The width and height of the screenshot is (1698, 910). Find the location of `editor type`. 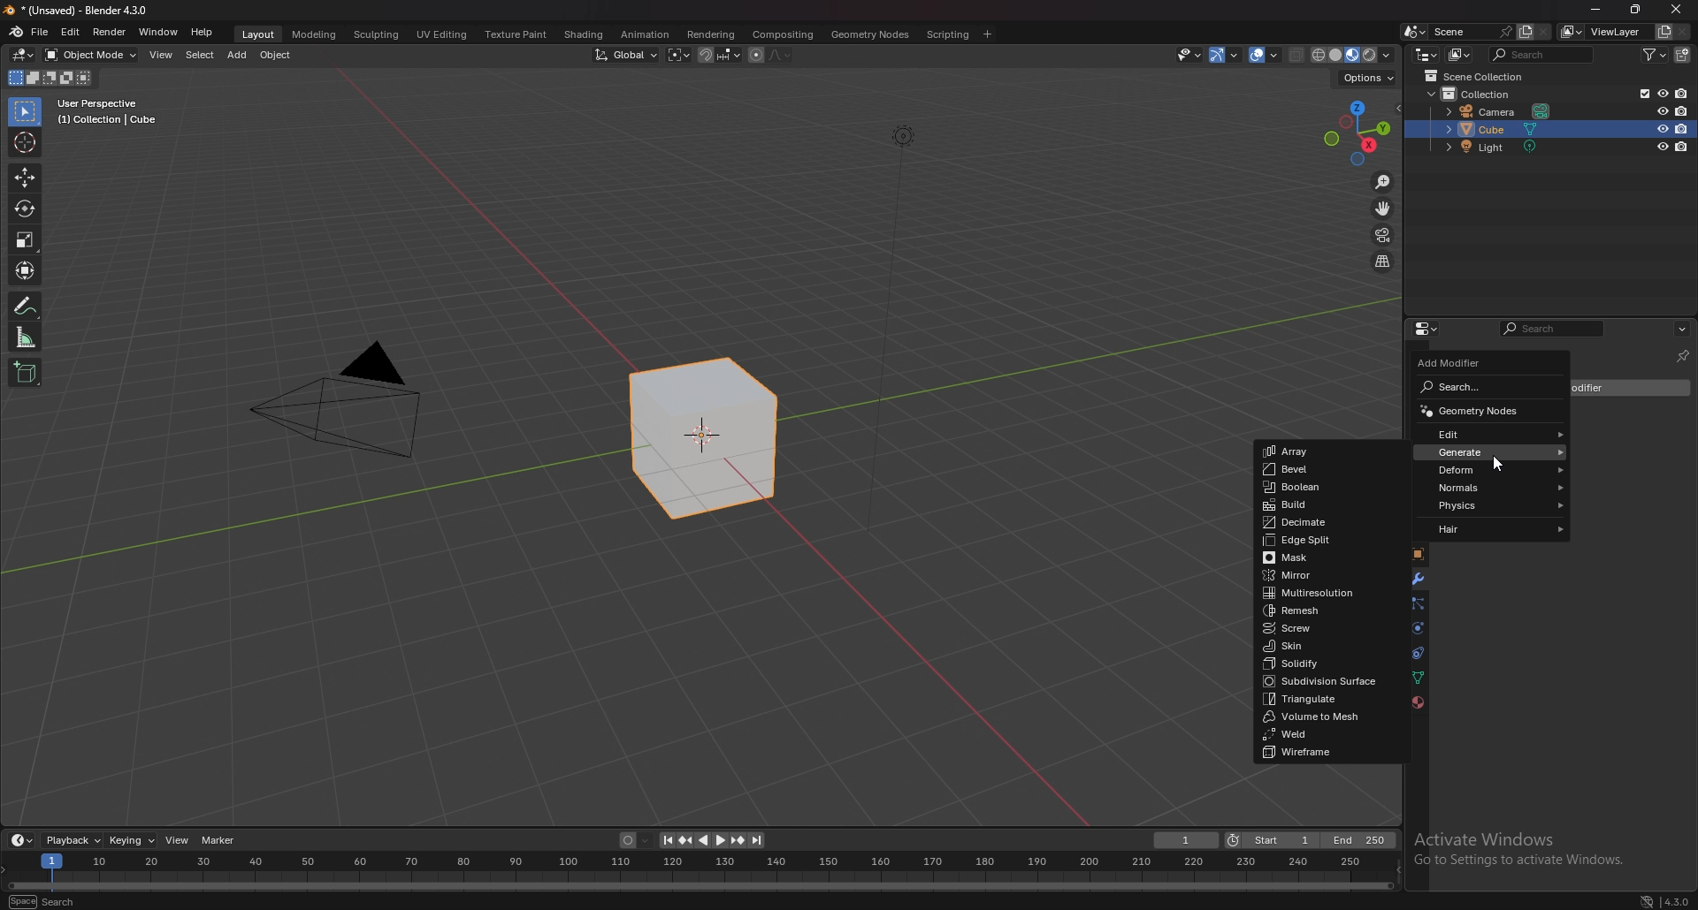

editor type is located at coordinates (22, 840).